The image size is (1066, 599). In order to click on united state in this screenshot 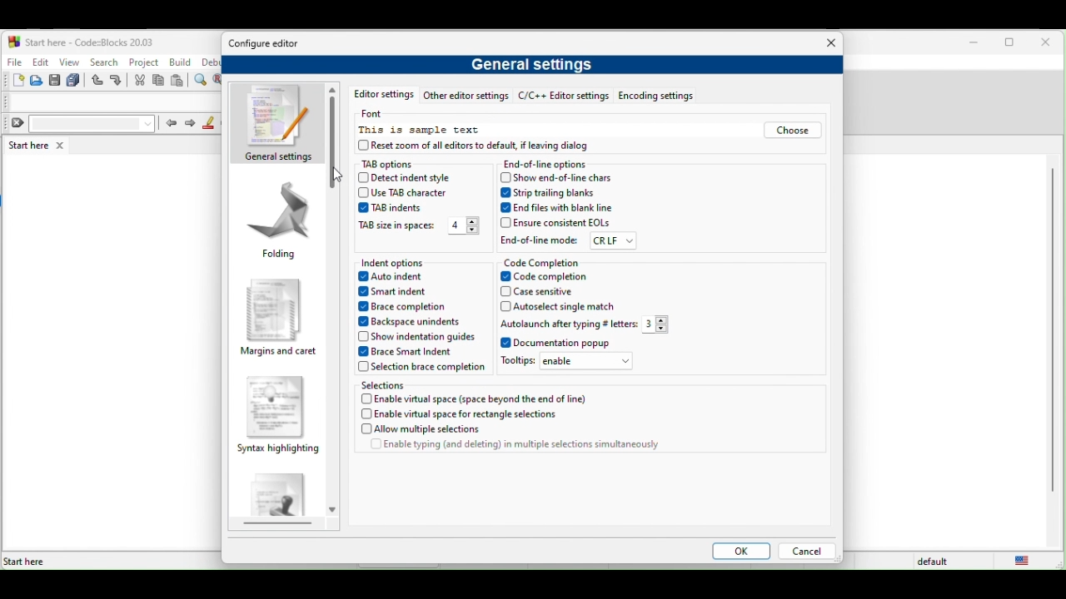, I will do `click(1026, 561)`.